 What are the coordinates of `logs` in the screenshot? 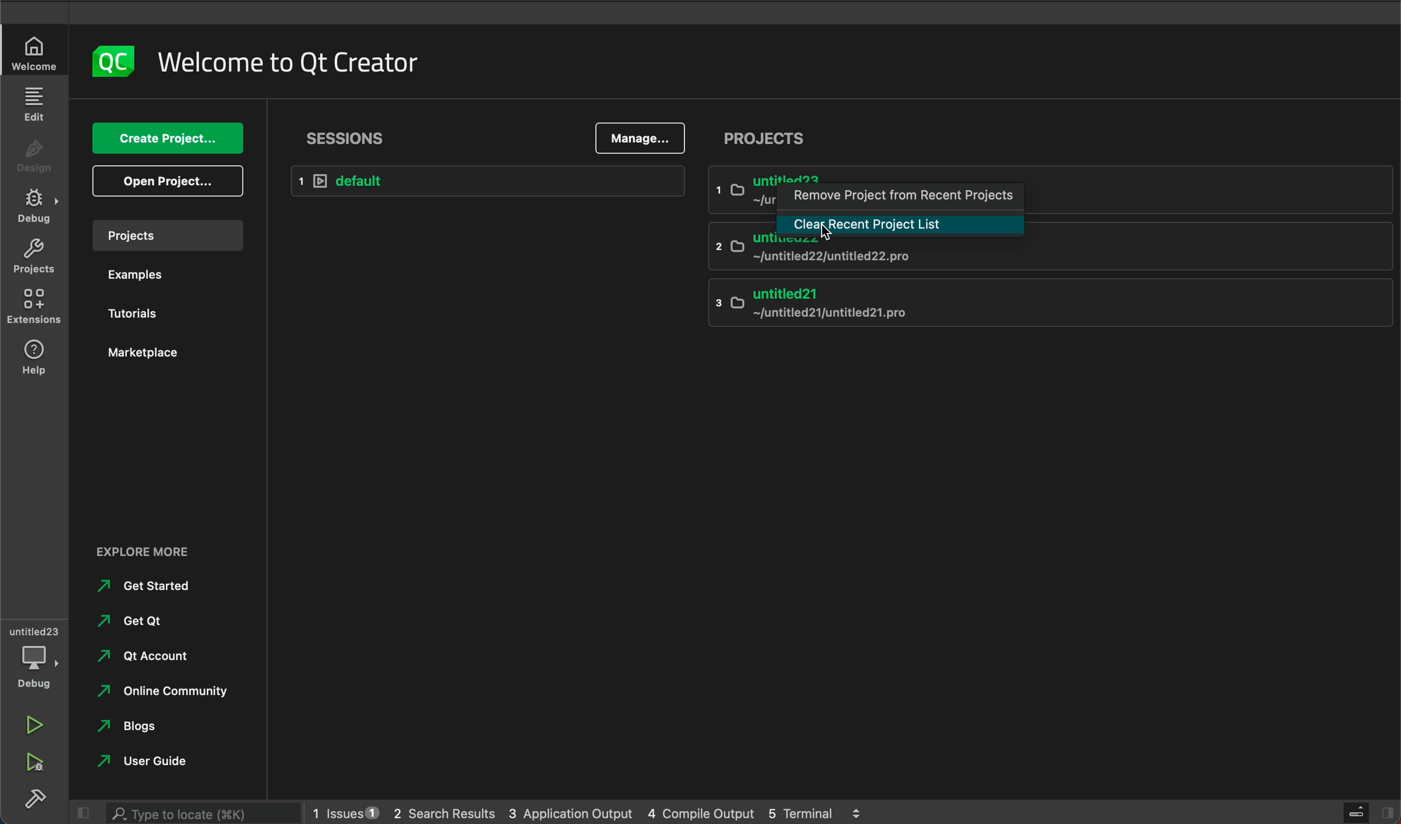 It's located at (594, 812).